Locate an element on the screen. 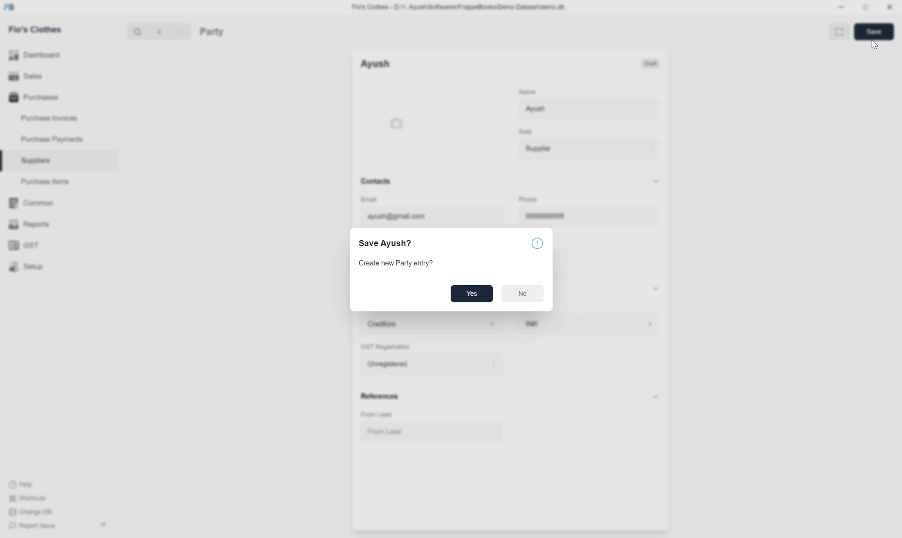 This screenshot has height=538, width=902. Click to collapse is located at coordinates (656, 396).